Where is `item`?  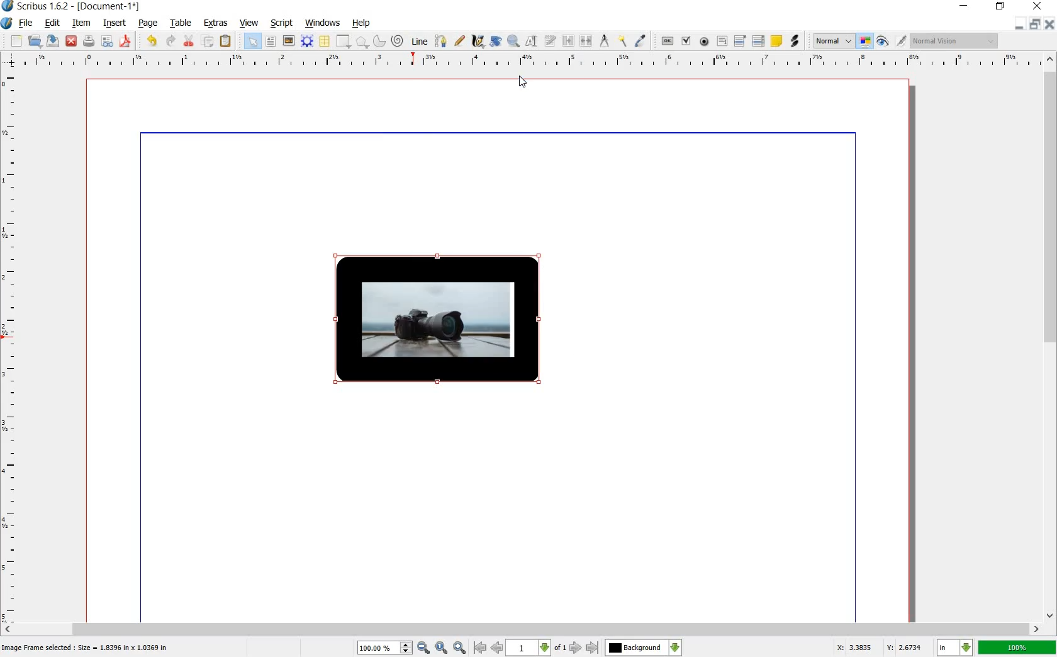 item is located at coordinates (79, 23).